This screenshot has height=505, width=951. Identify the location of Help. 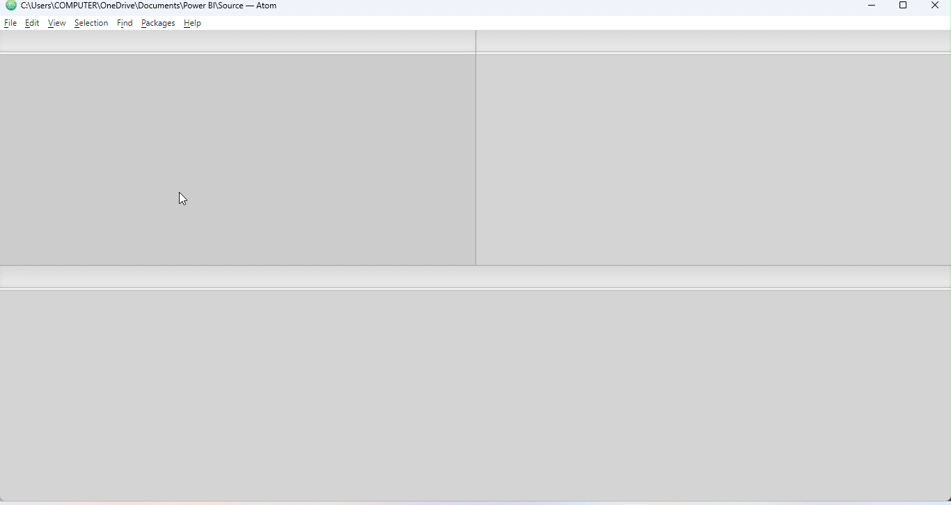
(195, 24).